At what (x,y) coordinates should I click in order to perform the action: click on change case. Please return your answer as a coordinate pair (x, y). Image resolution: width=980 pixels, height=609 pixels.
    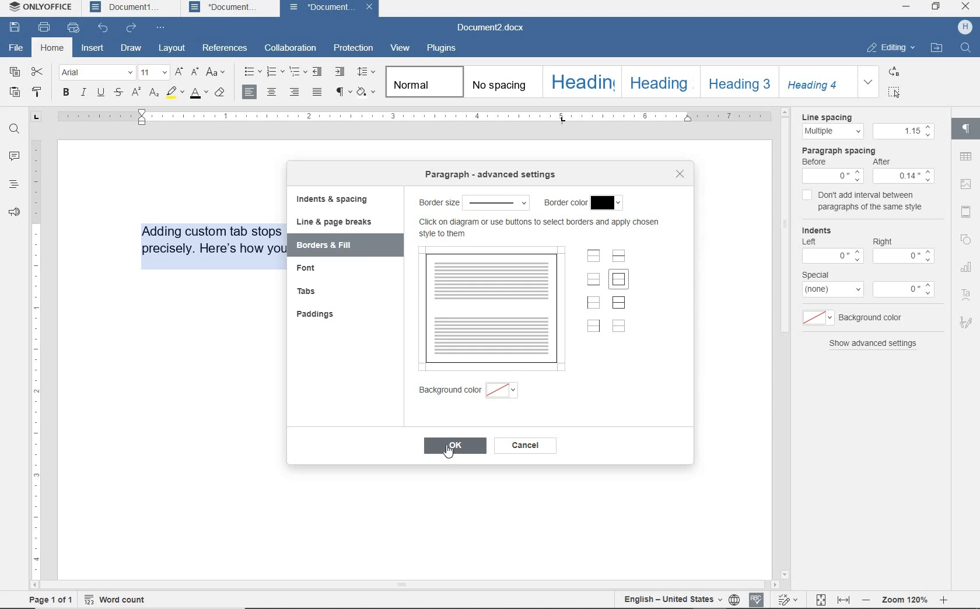
    Looking at the image, I should click on (218, 73).